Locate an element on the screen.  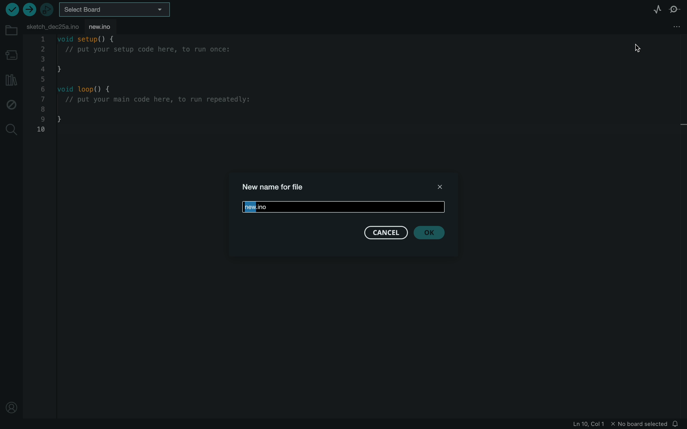
search is located at coordinates (12, 130).